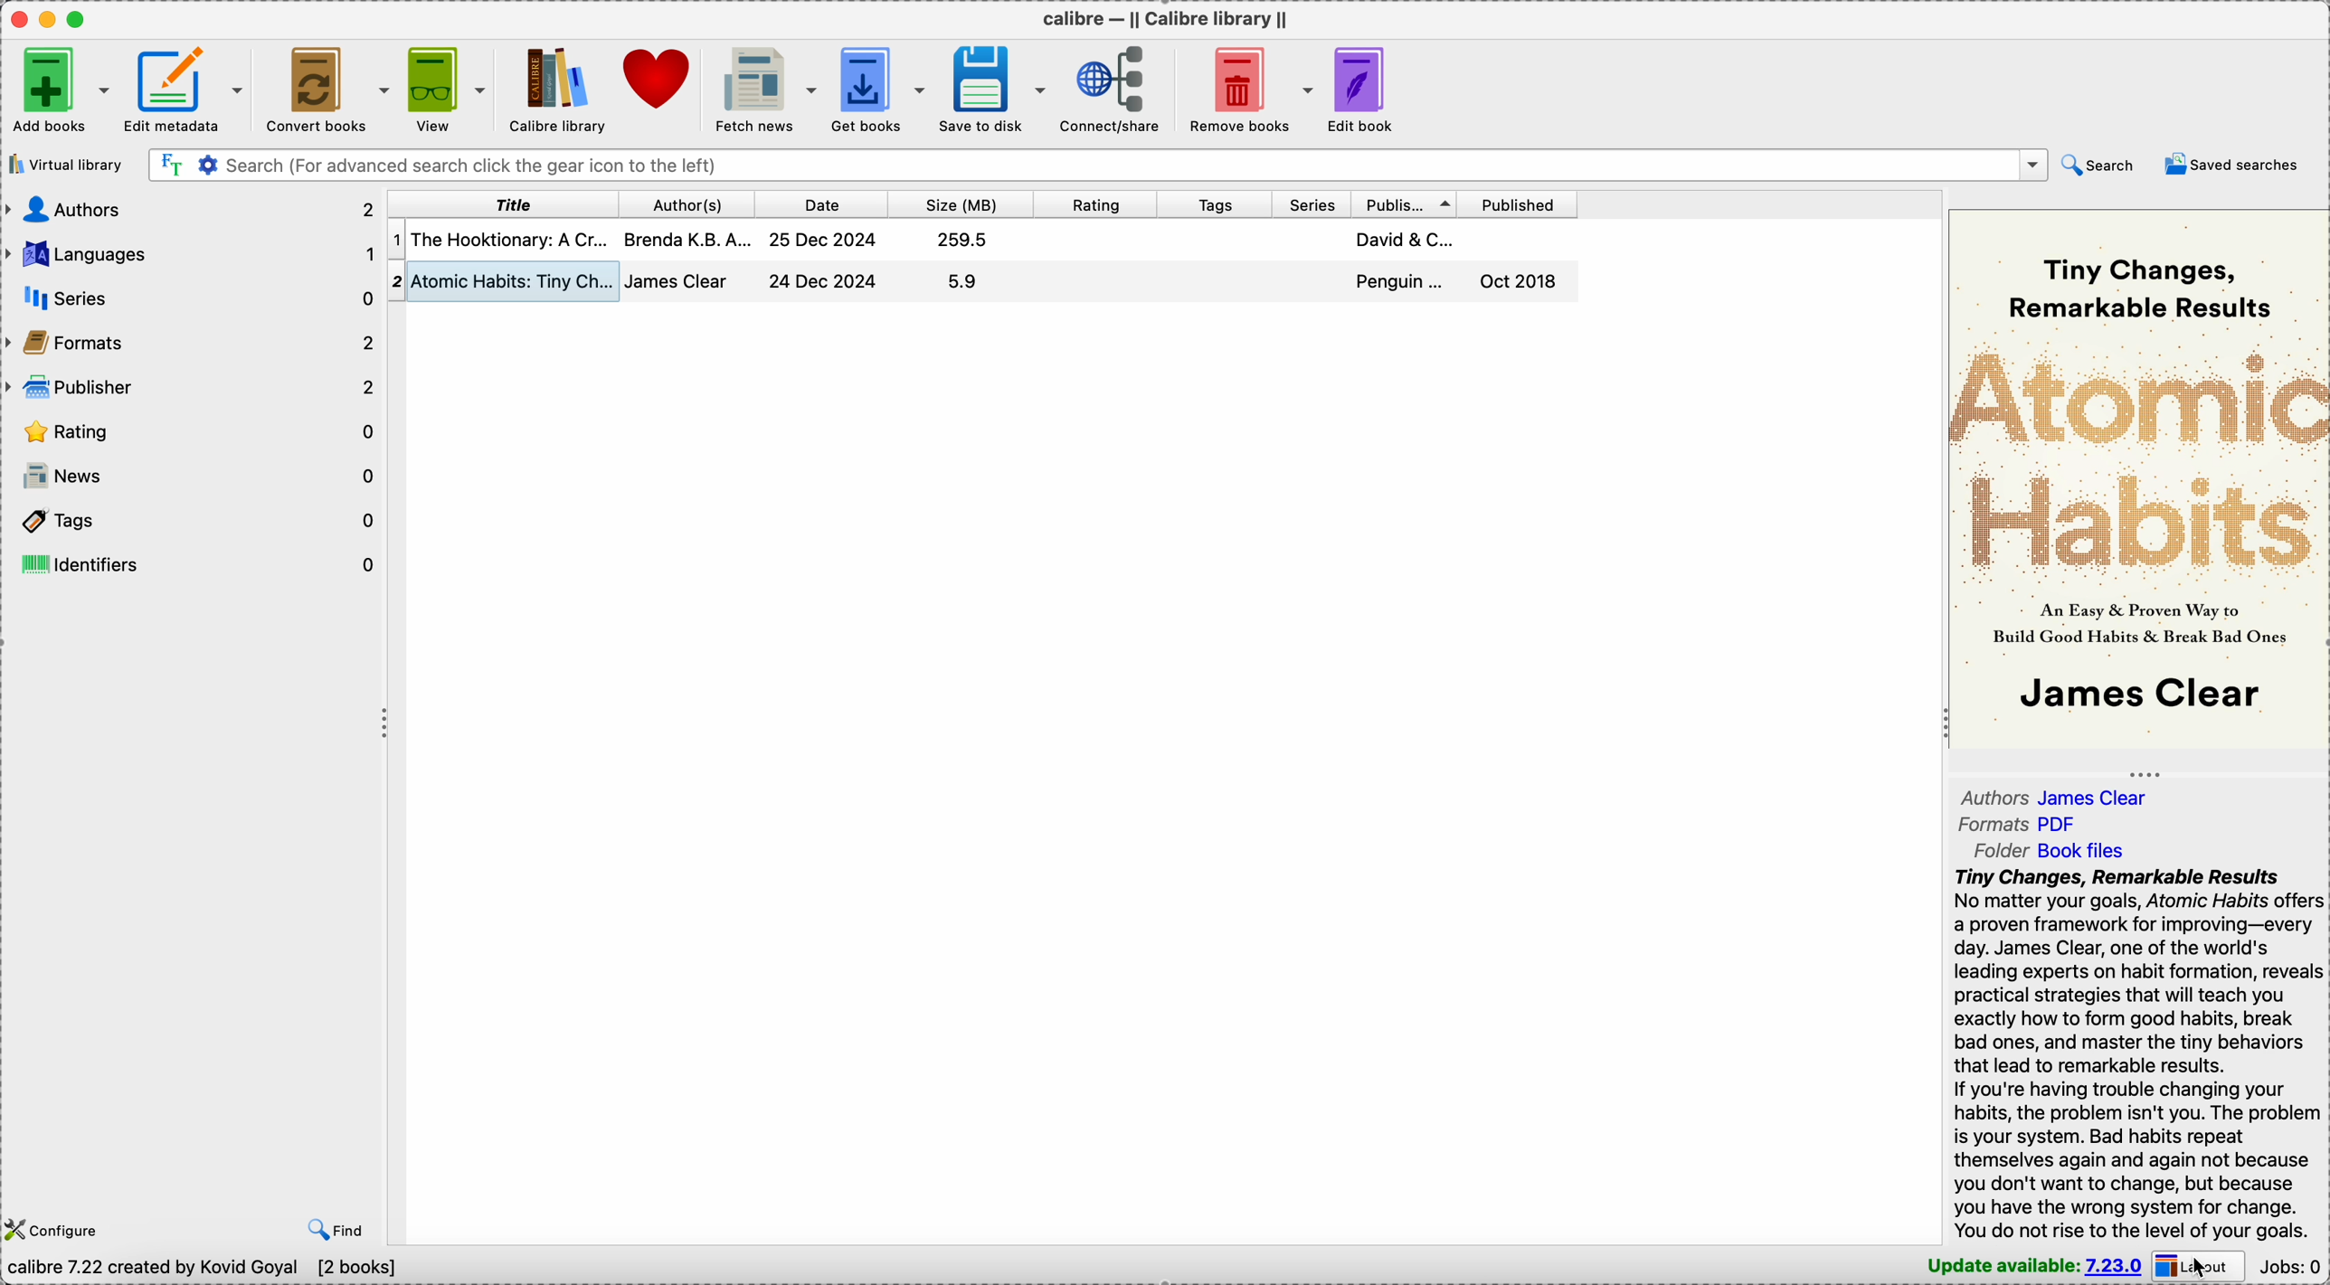  I want to click on series, so click(191, 299).